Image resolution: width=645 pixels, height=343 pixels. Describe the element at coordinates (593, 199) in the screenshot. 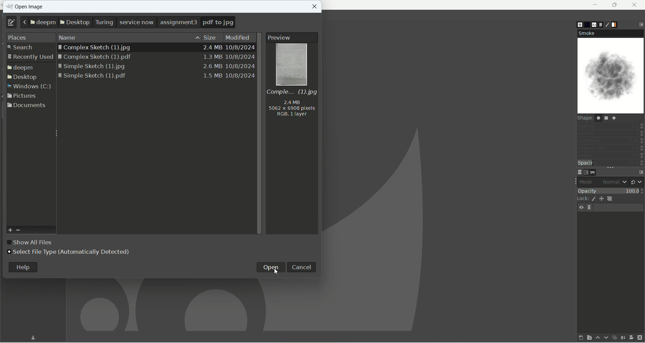

I see `lock pixels` at that location.